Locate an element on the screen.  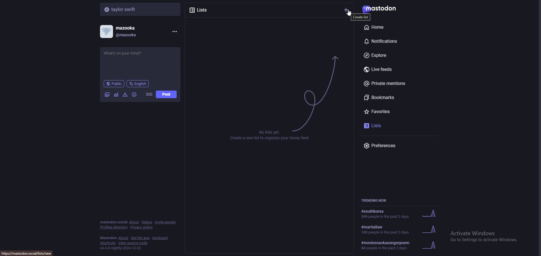
privacy policy is located at coordinates (142, 228).